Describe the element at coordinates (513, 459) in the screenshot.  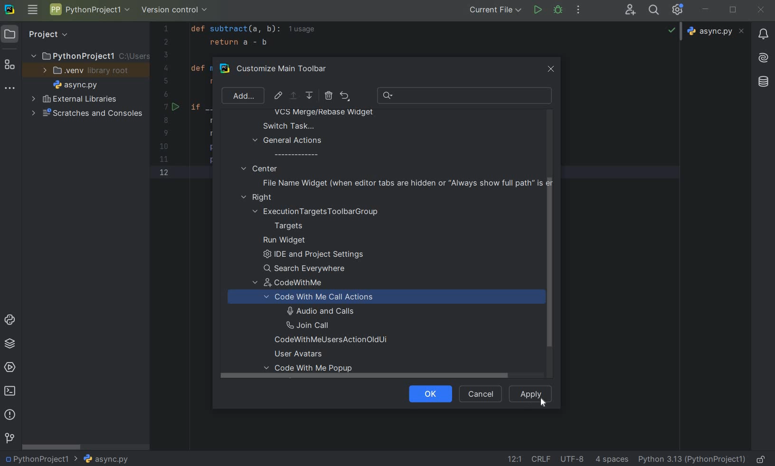
I see `GO TO LINE` at that location.